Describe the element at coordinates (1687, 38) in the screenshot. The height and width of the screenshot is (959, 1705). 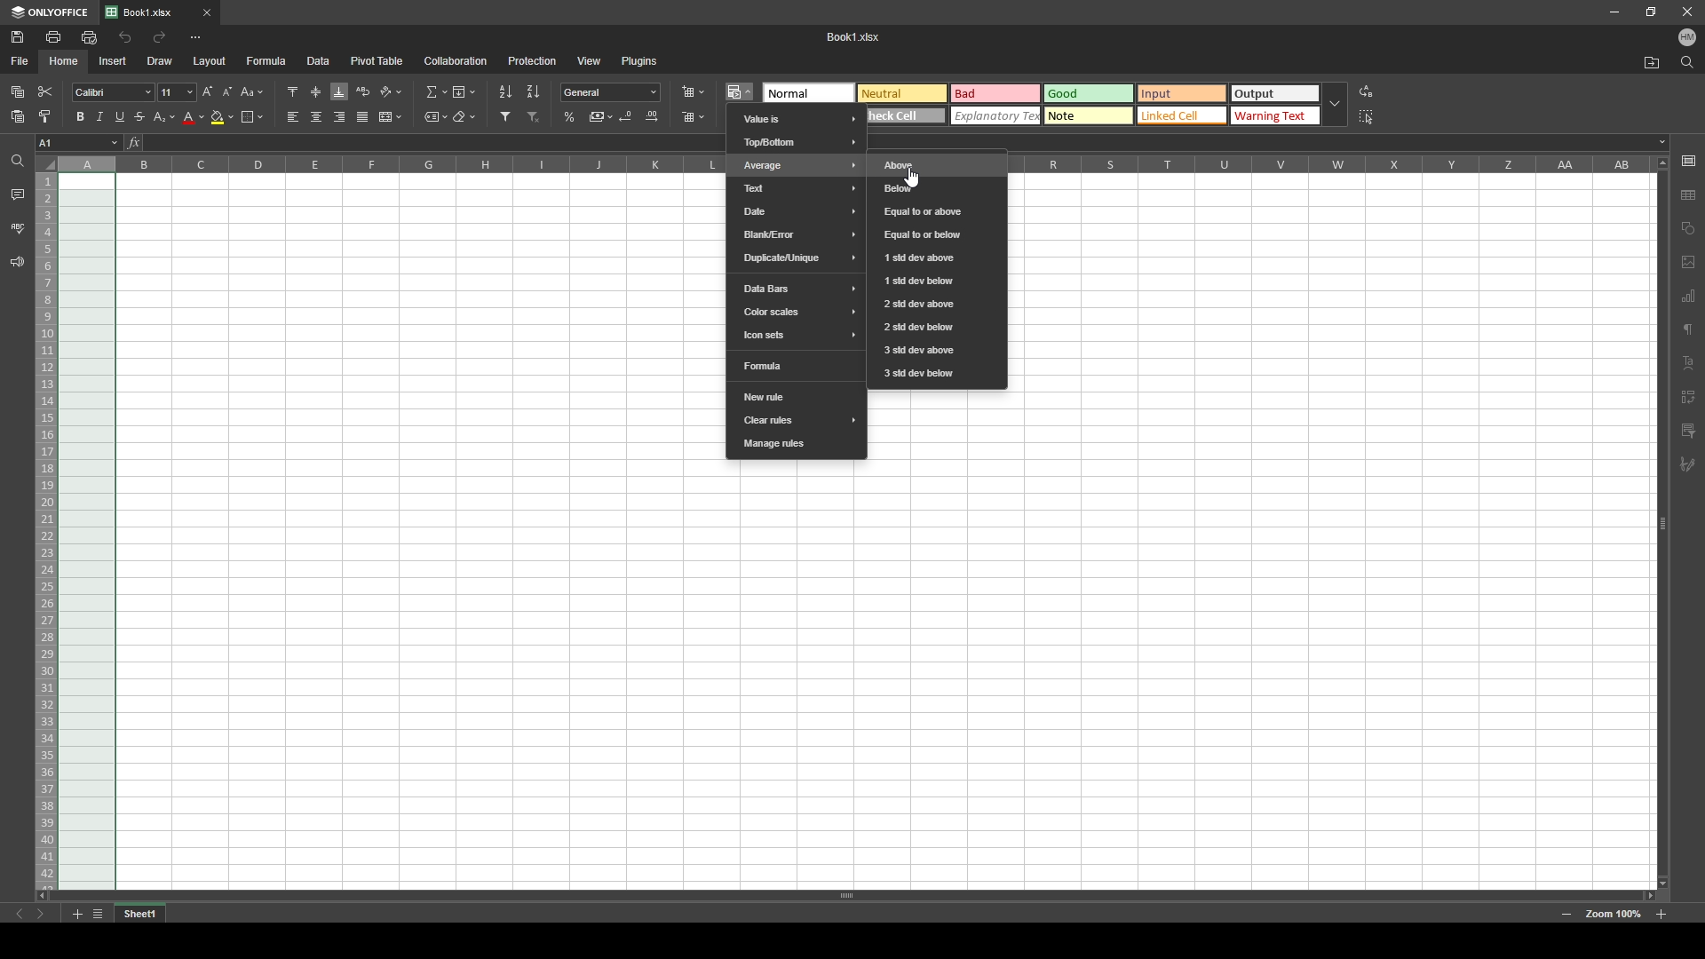
I see `profile` at that location.